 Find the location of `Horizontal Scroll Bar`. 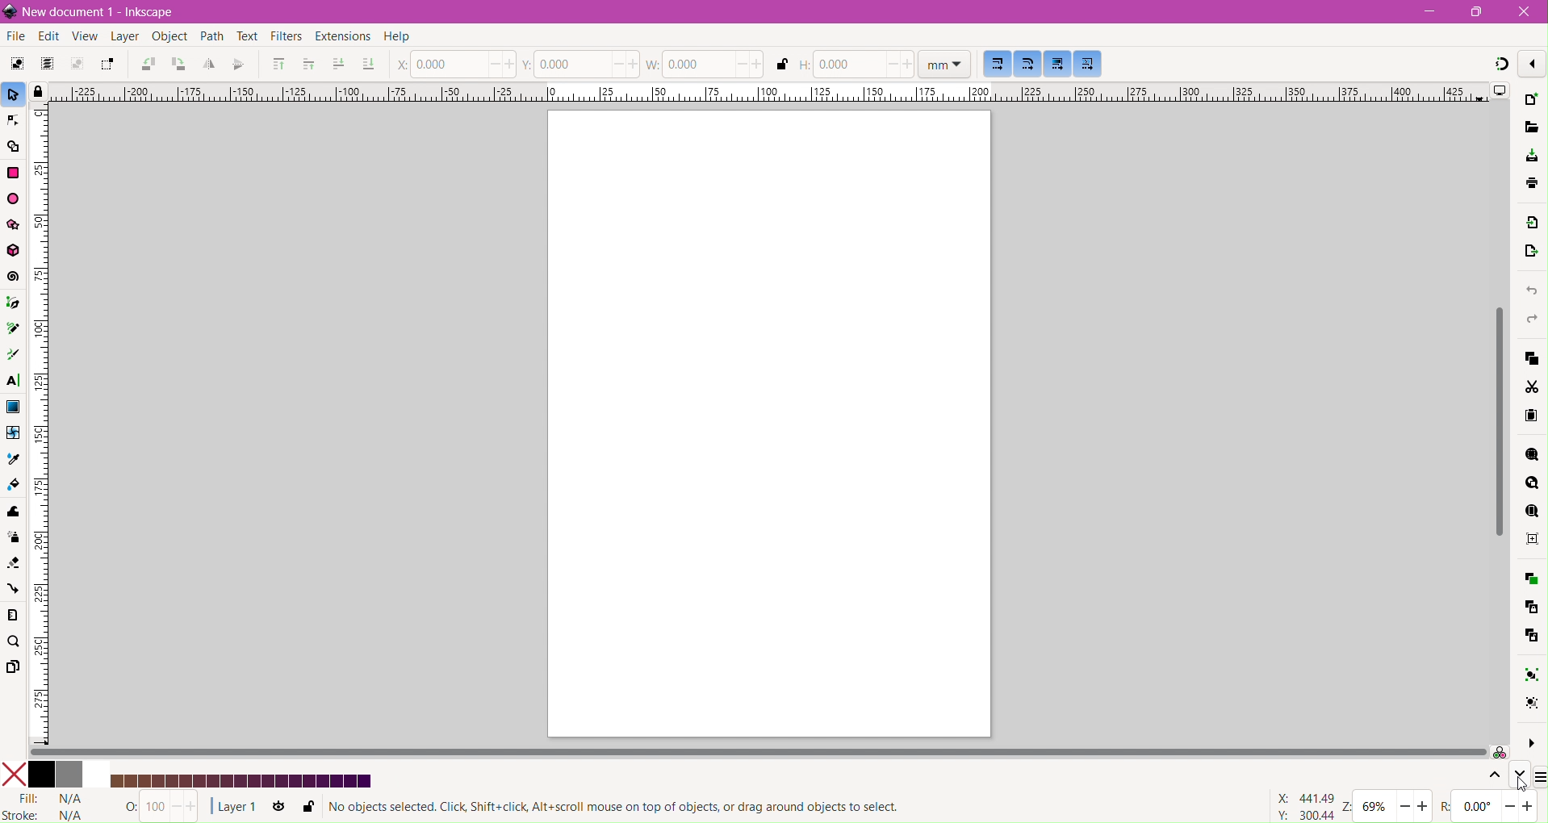

Horizontal Scroll Bar is located at coordinates (755, 752).